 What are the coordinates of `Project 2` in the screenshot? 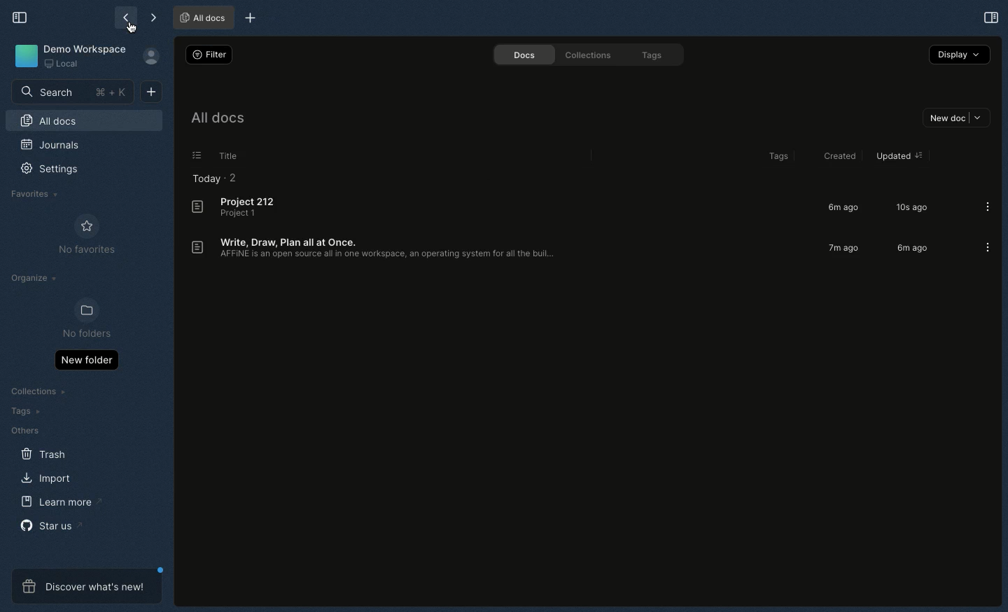 It's located at (209, 18).